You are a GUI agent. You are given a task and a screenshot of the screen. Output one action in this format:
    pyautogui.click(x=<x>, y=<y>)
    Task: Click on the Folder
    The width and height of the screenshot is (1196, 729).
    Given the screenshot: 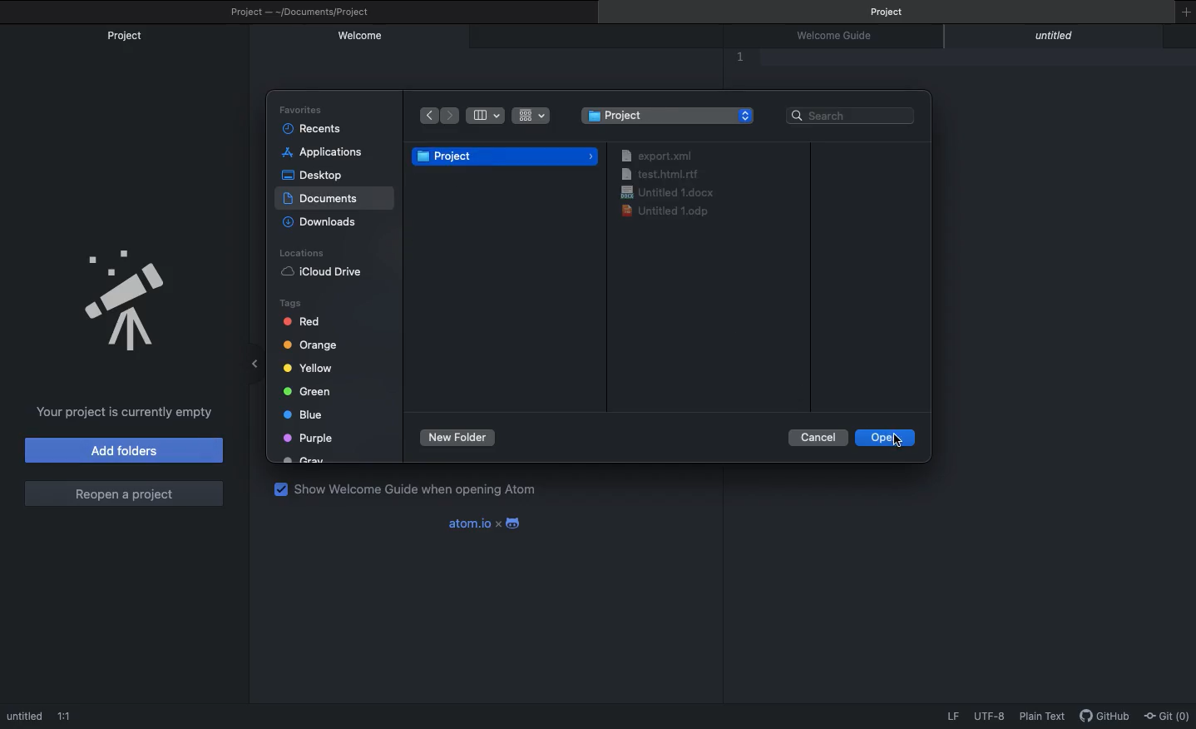 What is the action you would take?
    pyautogui.click(x=671, y=115)
    